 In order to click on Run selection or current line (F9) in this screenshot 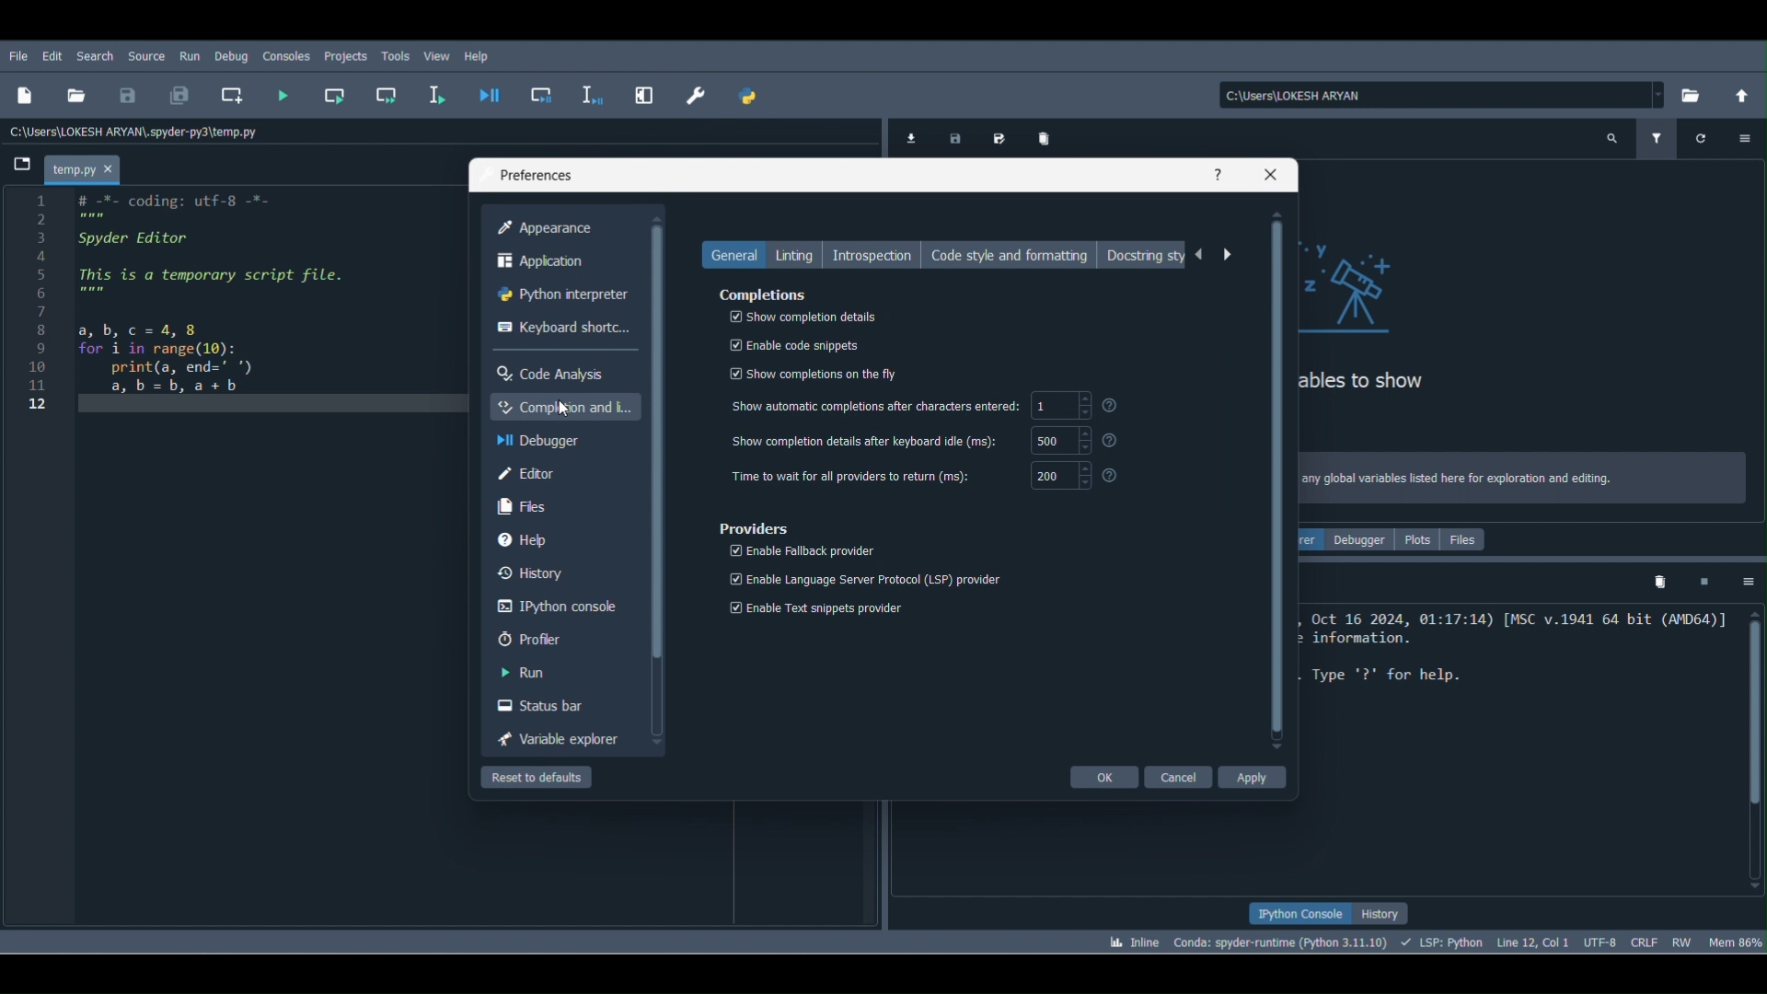, I will do `click(444, 95)`.